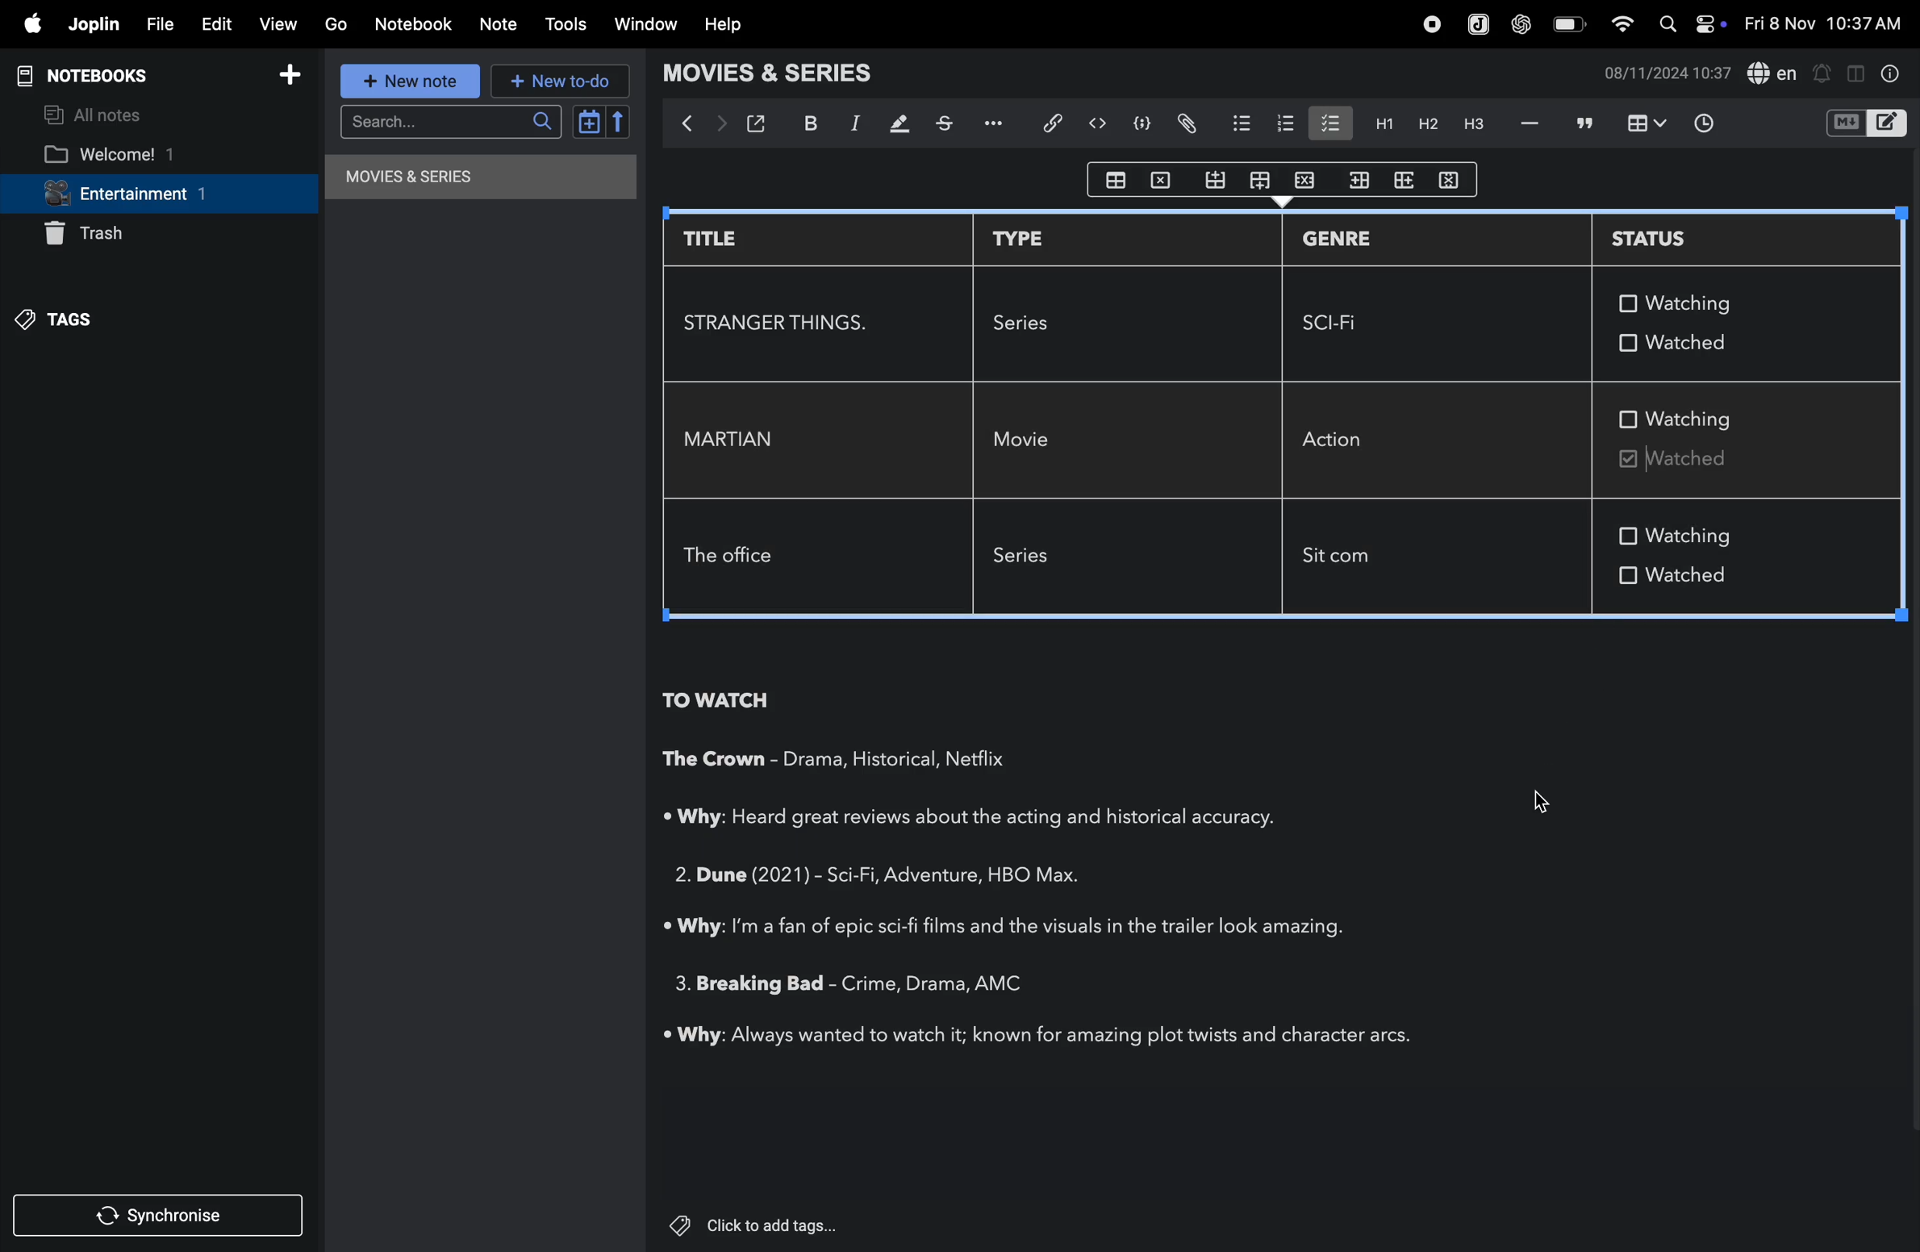  I want to click on tags, so click(82, 320).